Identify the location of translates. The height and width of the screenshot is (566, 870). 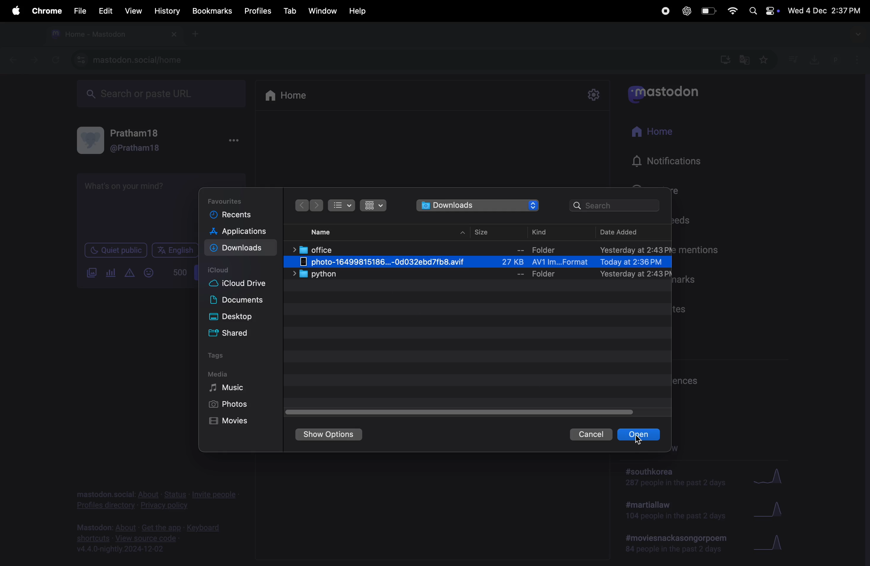
(745, 60).